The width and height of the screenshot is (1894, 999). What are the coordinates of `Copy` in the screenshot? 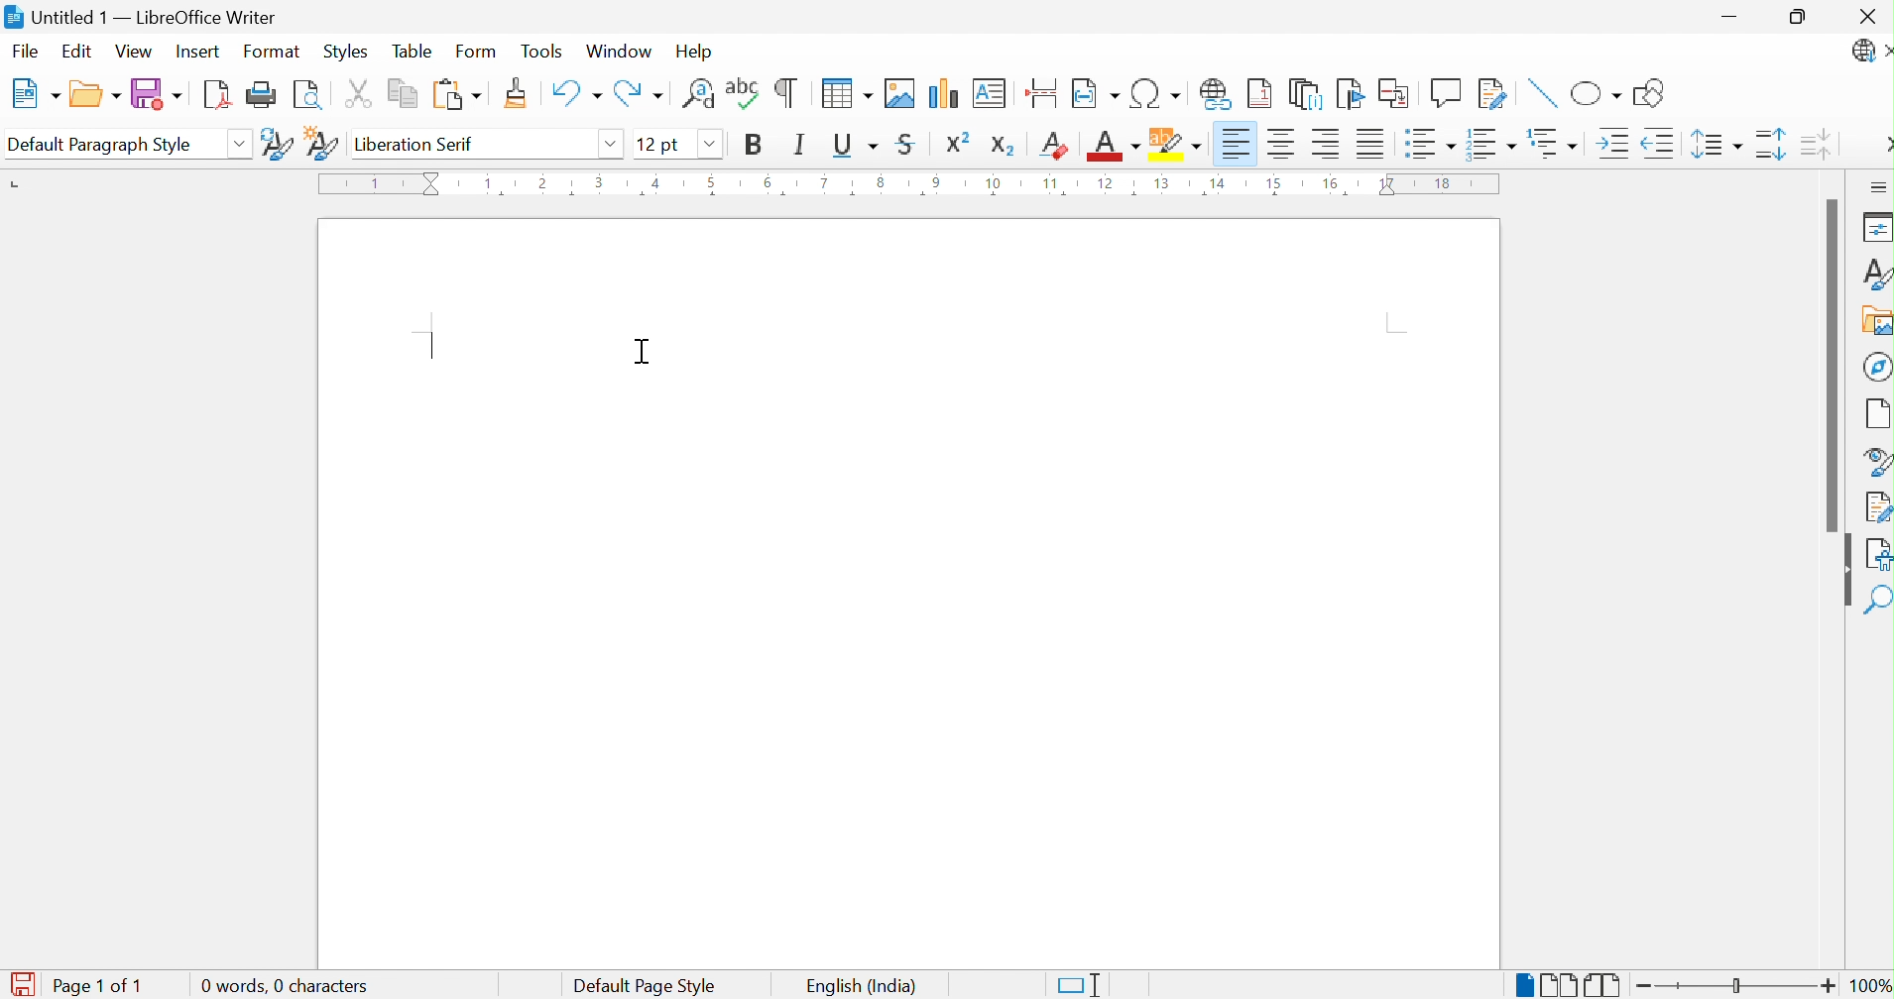 It's located at (400, 93).